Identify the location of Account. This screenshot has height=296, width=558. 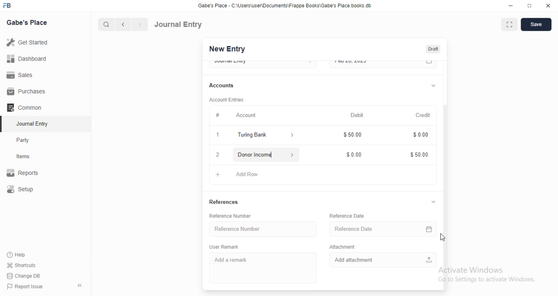
(233, 114).